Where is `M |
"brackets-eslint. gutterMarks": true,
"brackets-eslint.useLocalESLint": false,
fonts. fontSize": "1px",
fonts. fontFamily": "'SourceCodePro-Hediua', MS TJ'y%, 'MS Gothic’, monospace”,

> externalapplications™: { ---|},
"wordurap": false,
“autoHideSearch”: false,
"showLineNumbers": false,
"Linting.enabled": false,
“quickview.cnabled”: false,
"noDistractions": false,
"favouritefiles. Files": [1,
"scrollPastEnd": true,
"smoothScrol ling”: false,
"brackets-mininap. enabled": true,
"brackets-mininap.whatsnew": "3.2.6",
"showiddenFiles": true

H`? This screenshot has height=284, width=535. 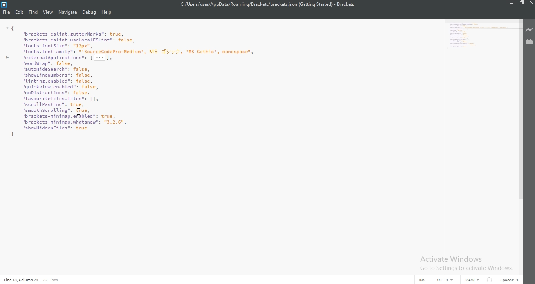
M |
"brackets-eslint. gutterMarks": true,
"brackets-eslint.useLocalESLint": false,
fonts. fontSize": "1px",
fonts. fontFamily": "'SourceCodePro-Hediua', MS TJ'y%, 'MS Gothic’, monospace”,

> externalapplications™: { ---|},
"wordurap": false,
“autoHideSearch”: false,
"showLineNumbers": false,
"Linting.enabled": false,
“quickview.cnabled”: false,
"noDistractions": false,
"favouritefiles. Files": [1,
"scrollPastEnd": true,
"smoothScrol ling”: false,
"brackets-mininap. enabled": true,
"brackets-mininap.whatsnew": "3.2.6",
"showiddenFiles": true

H is located at coordinates (220, 81).